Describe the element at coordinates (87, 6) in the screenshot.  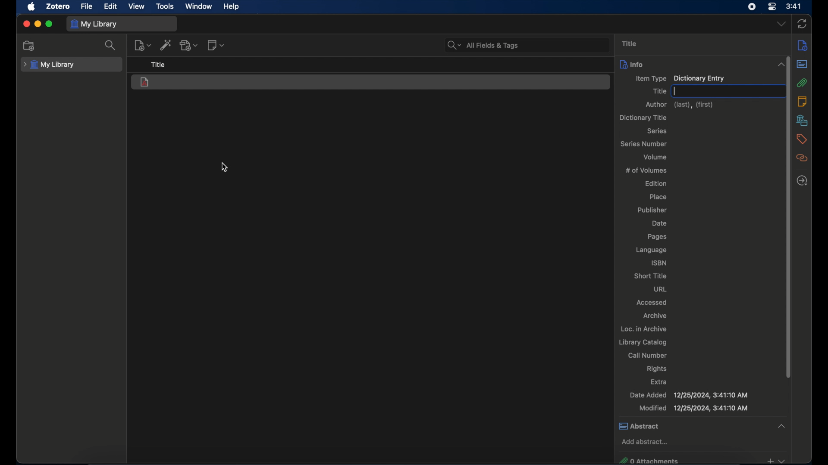
I see `file` at that location.